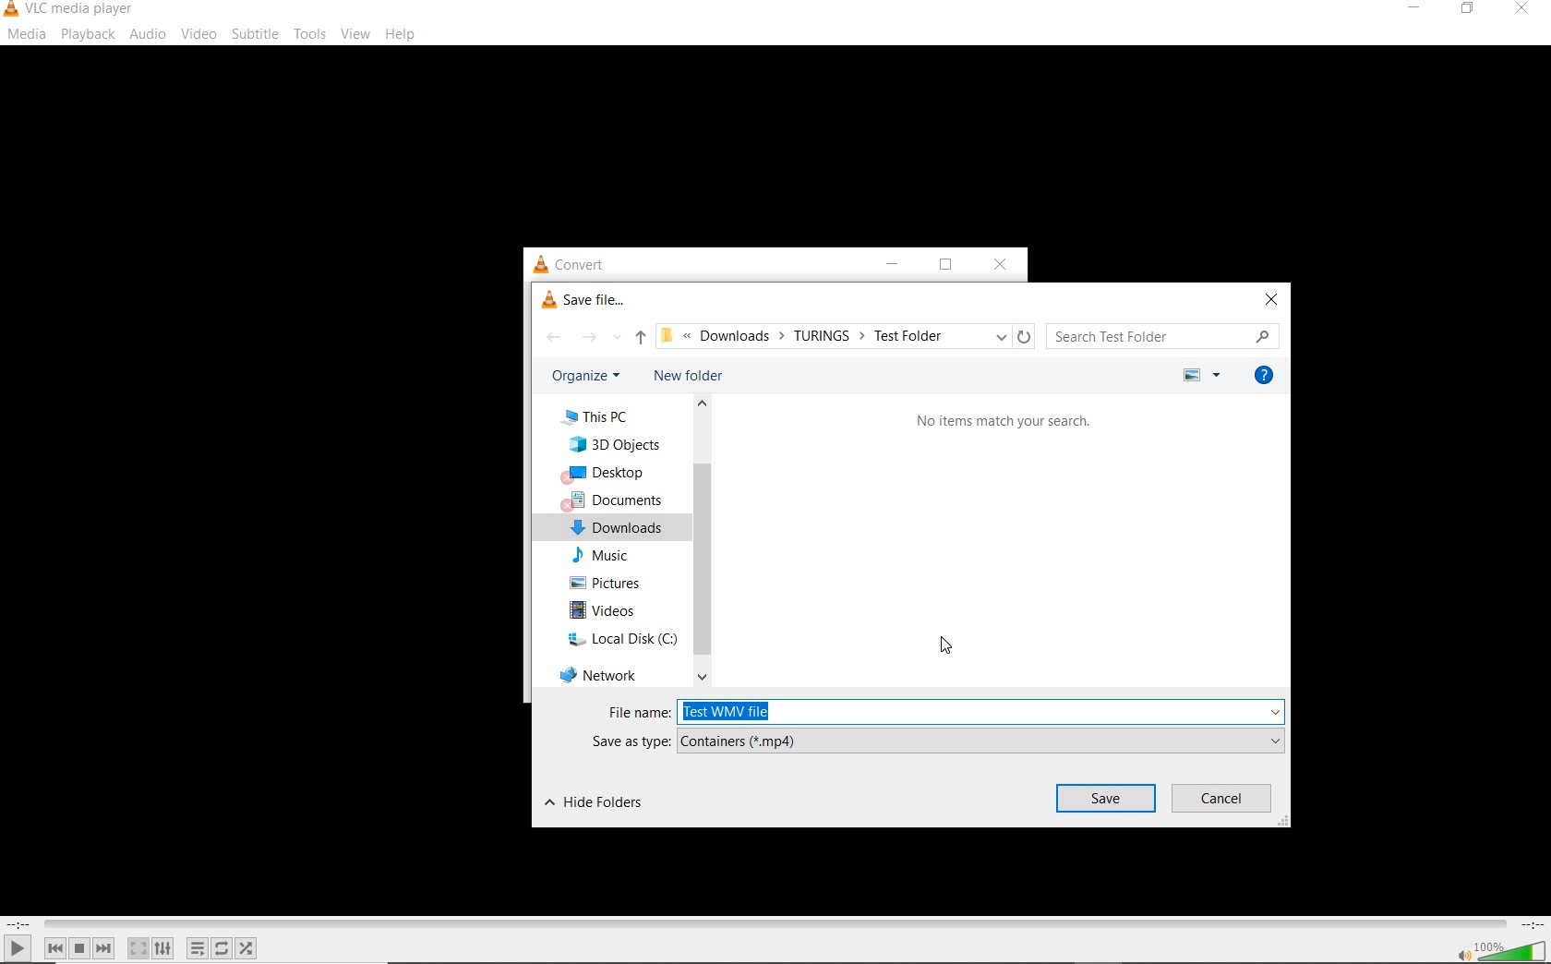  I want to click on restore down, so click(944, 264).